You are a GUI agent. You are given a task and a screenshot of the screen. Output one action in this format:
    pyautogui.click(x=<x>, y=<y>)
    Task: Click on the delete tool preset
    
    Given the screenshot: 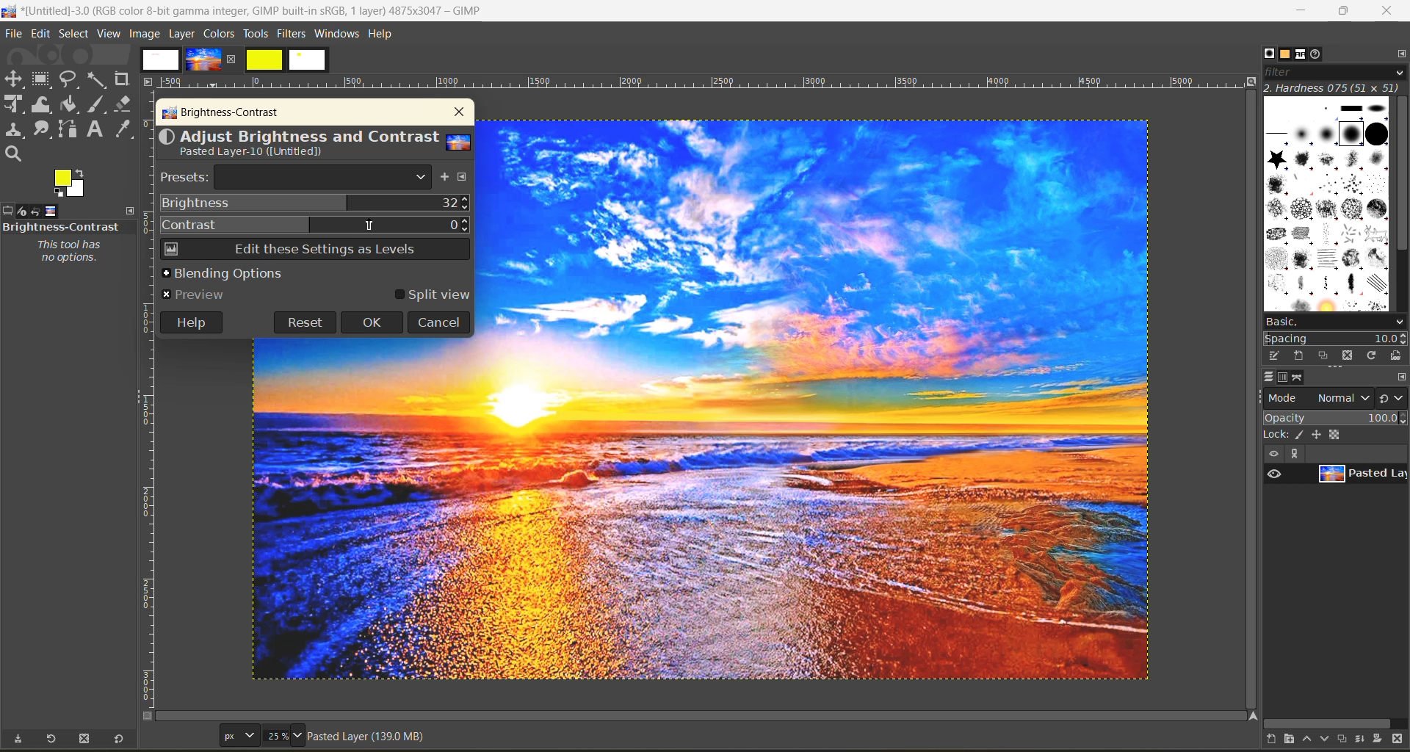 What is the action you would take?
    pyautogui.click(x=87, y=739)
    